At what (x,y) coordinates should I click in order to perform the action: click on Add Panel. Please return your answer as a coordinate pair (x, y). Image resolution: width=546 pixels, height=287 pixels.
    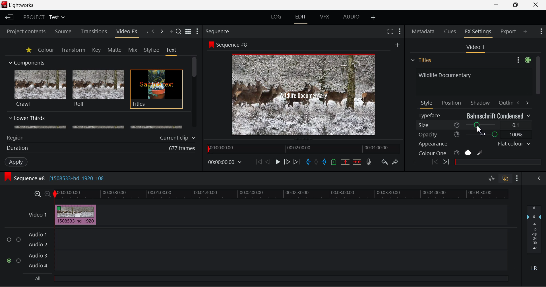
    Looking at the image, I should click on (525, 31).